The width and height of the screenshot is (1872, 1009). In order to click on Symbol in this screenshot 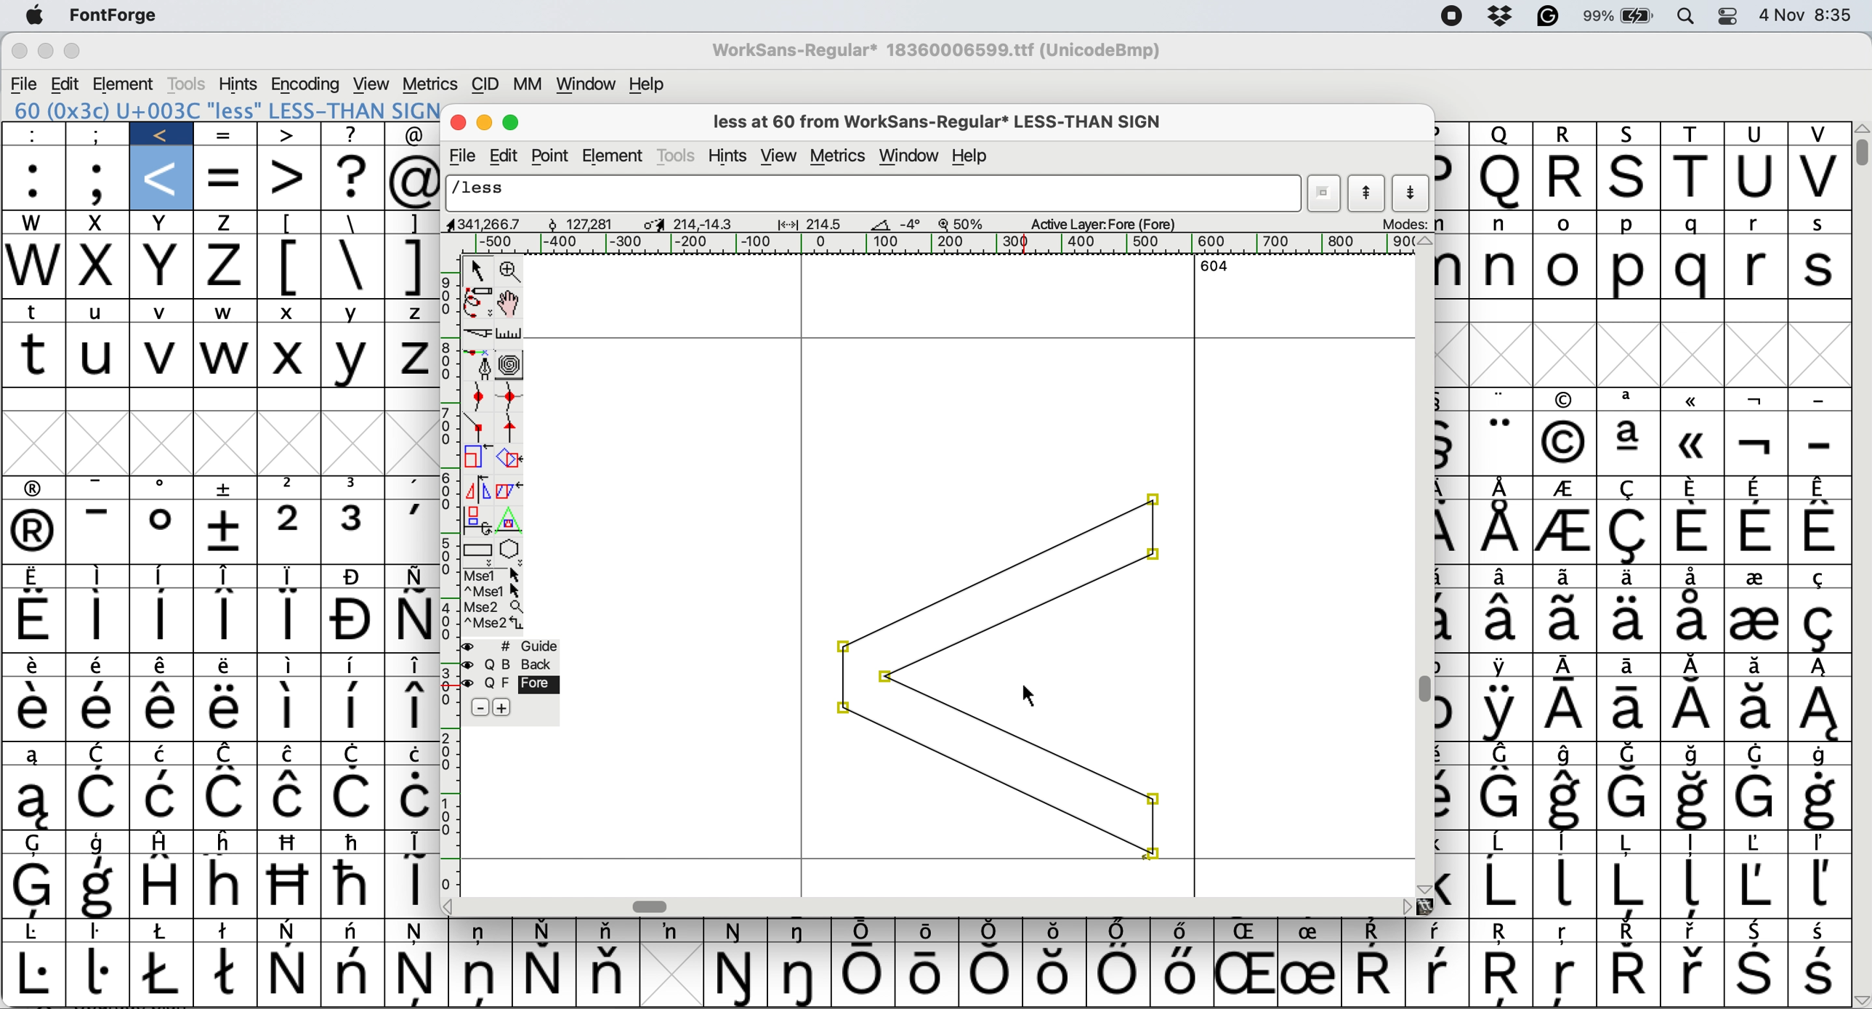, I will do `click(1690, 445)`.